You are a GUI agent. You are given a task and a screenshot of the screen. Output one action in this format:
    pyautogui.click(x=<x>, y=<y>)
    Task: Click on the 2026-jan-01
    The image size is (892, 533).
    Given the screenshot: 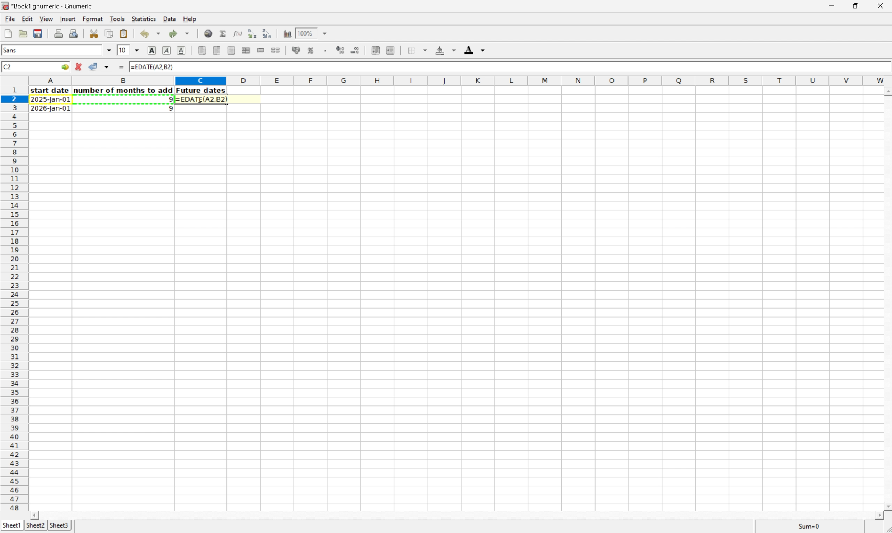 What is the action you would take?
    pyautogui.click(x=50, y=109)
    